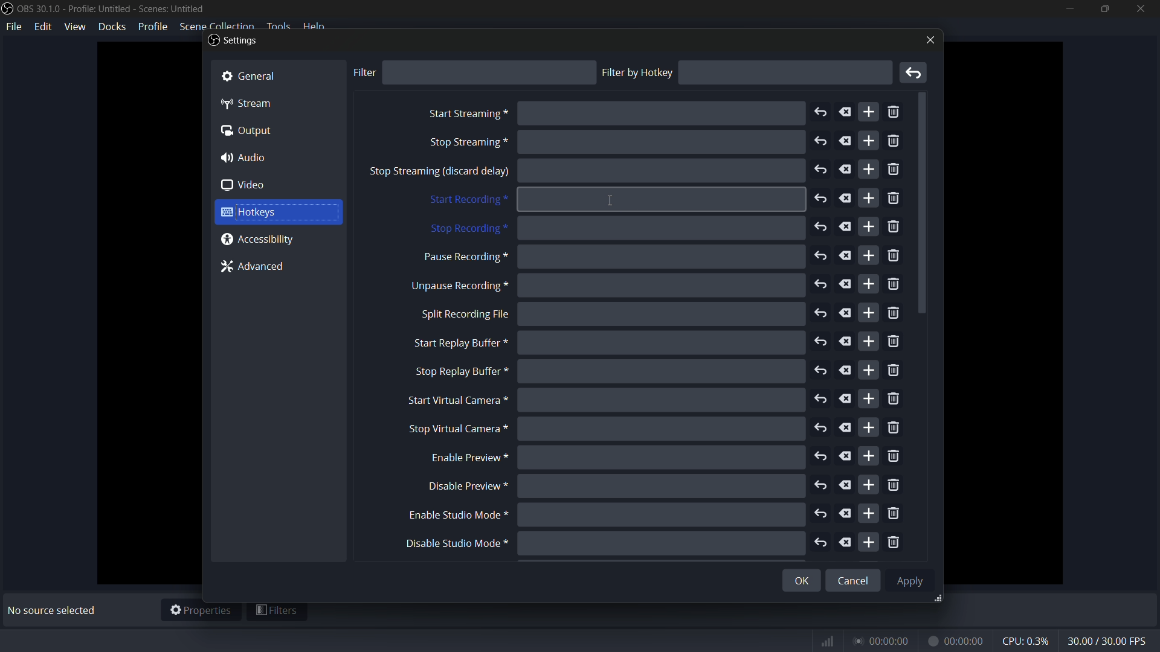 The image size is (1160, 652). What do you see at coordinates (819, 113) in the screenshot?
I see `undo` at bounding box center [819, 113].